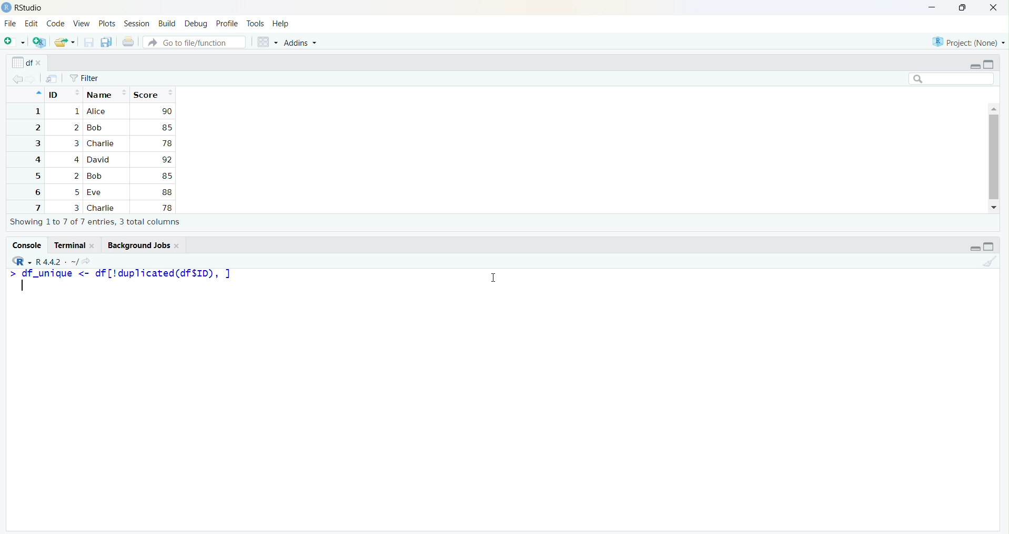 This screenshot has width=1009, height=534. I want to click on file search, so click(196, 42).